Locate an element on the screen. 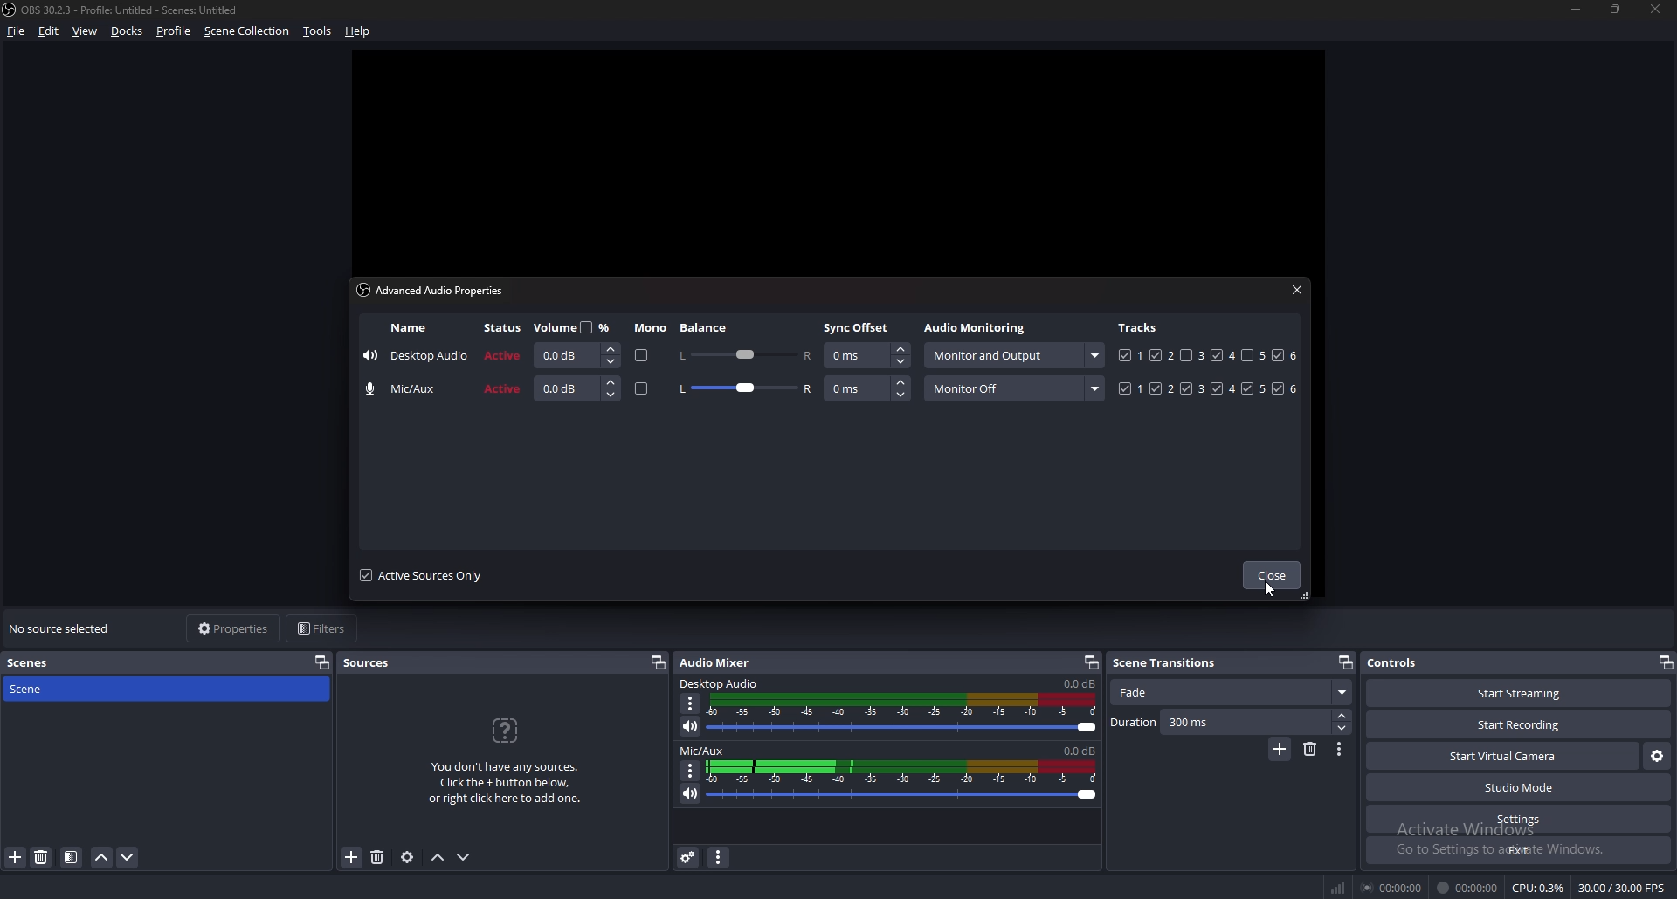 The width and height of the screenshot is (1677, 899). pop out is located at coordinates (1665, 662).